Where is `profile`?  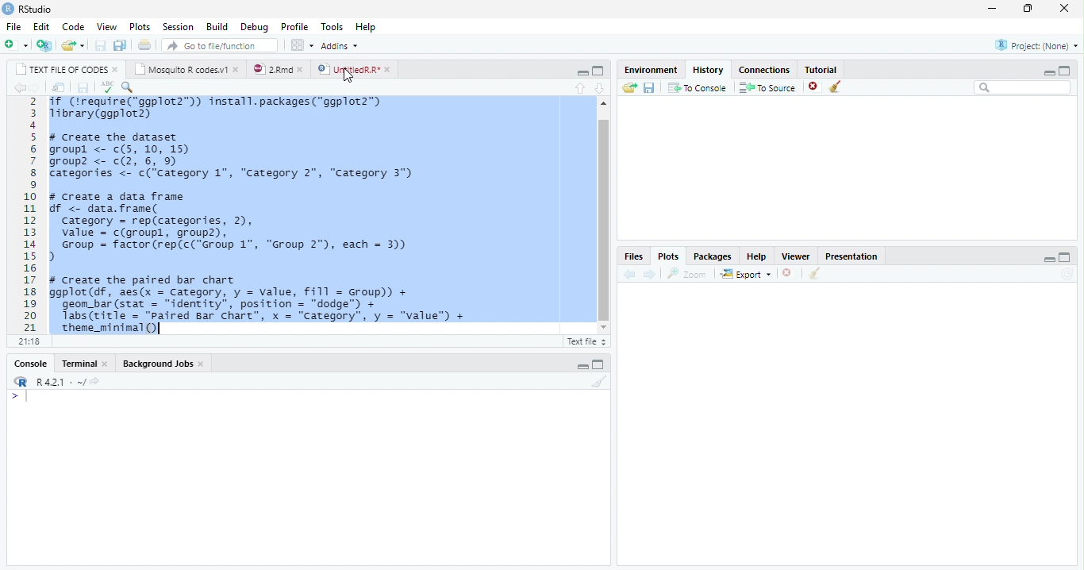 profile is located at coordinates (294, 25).